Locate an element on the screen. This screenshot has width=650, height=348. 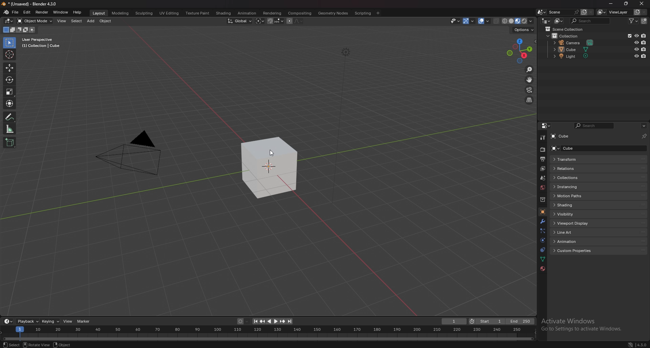
disable in renders is located at coordinates (644, 42).